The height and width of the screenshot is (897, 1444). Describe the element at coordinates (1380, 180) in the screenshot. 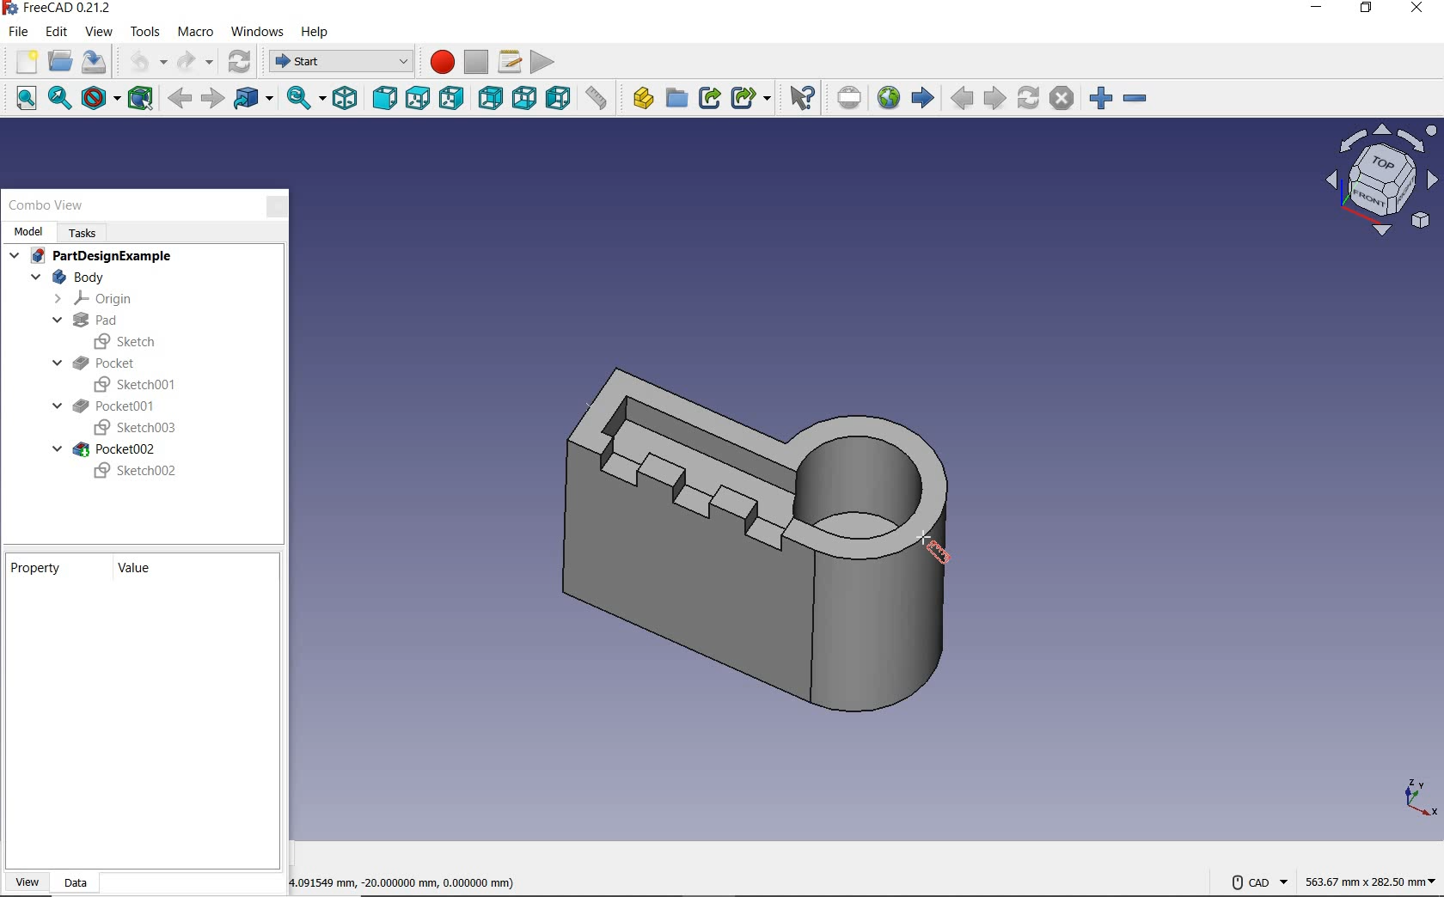

I see `workbench view` at that location.